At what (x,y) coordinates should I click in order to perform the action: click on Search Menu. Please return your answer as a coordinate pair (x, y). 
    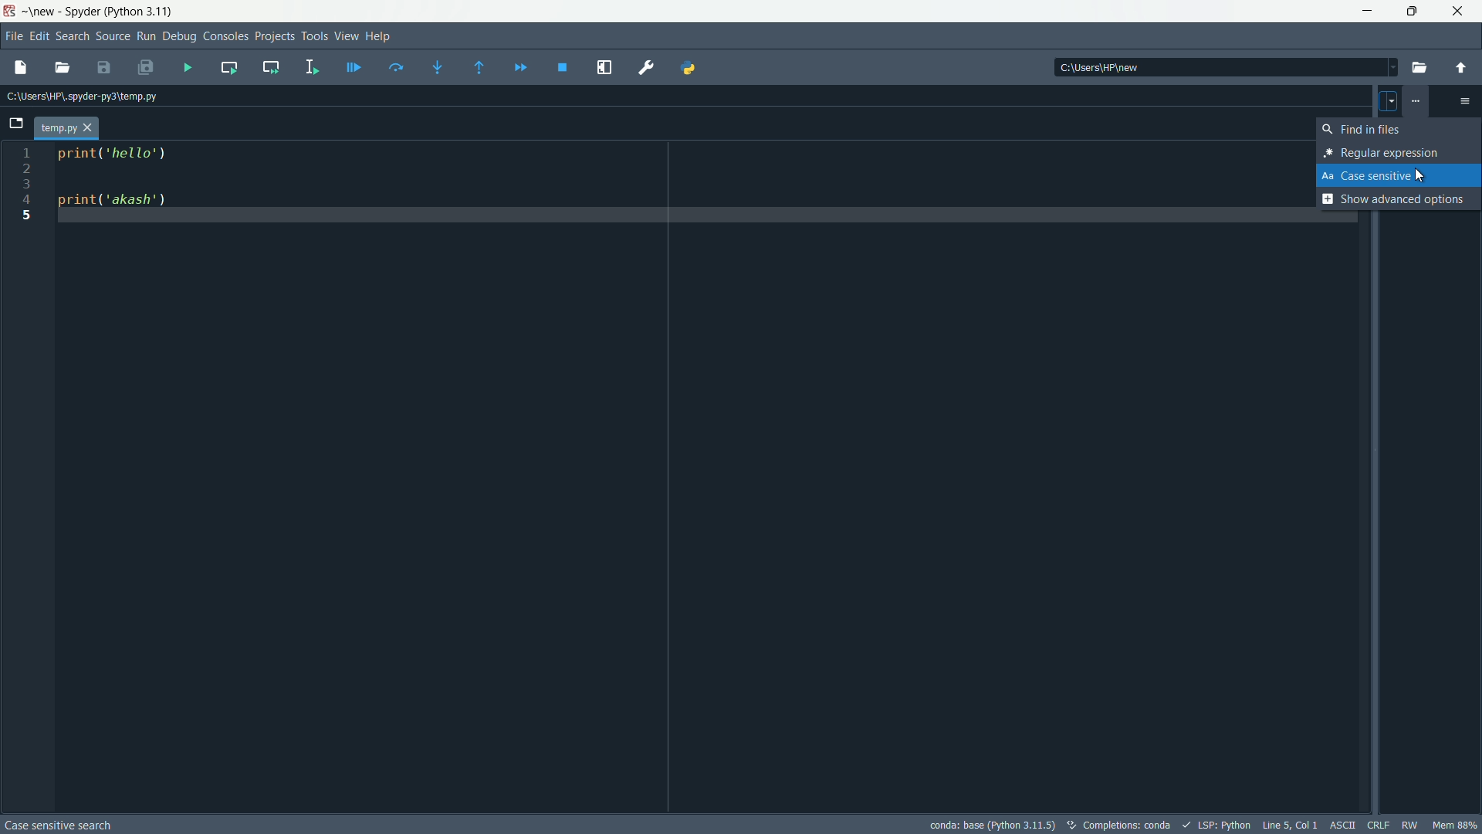
    Looking at the image, I should click on (70, 35).